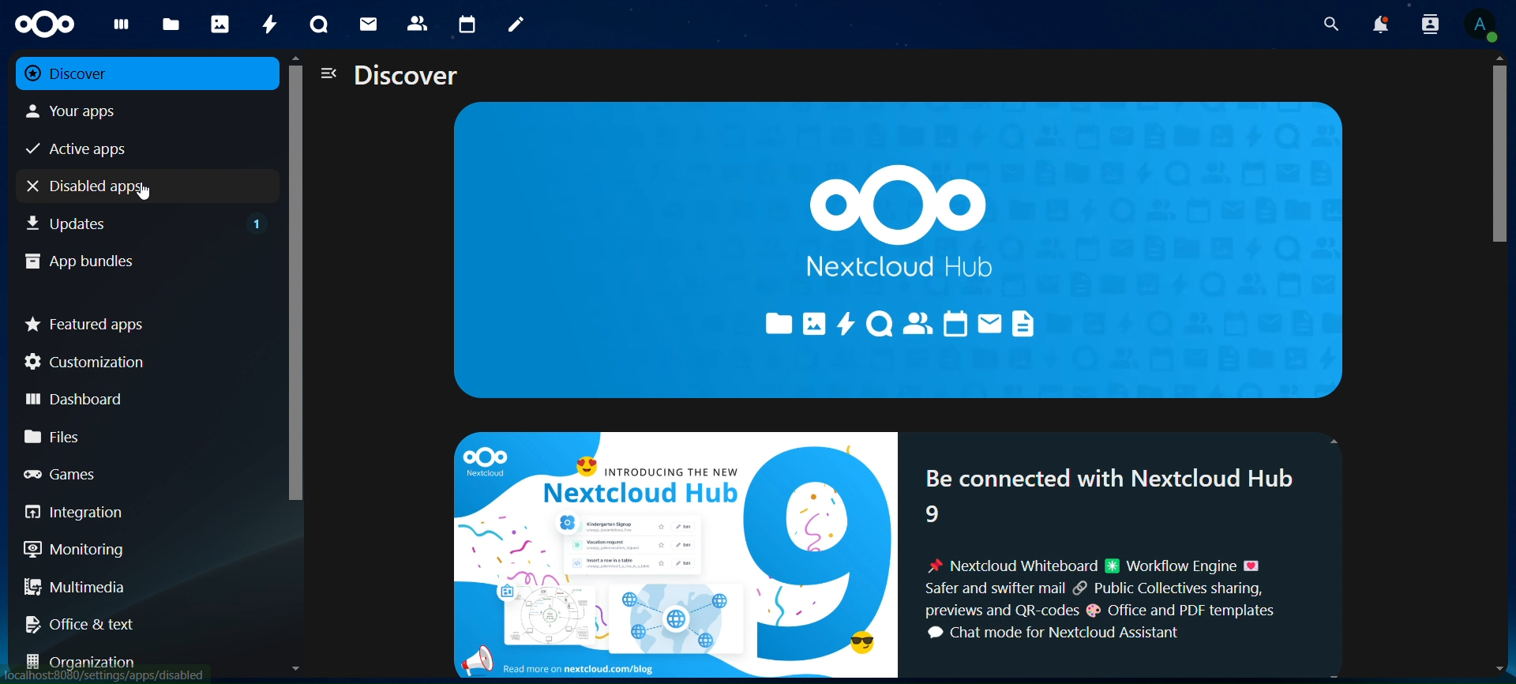 This screenshot has width=1516, height=684. What do you see at coordinates (137, 473) in the screenshot?
I see `games` at bounding box center [137, 473].